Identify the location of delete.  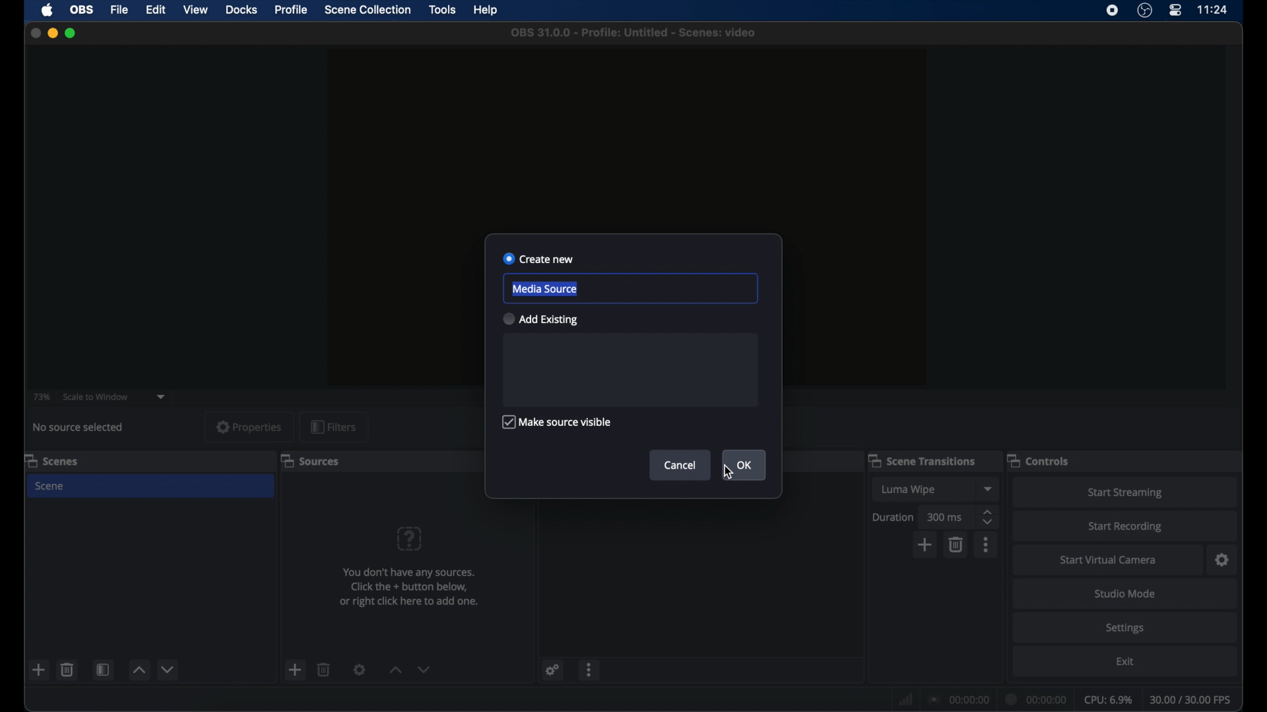
(957, 545).